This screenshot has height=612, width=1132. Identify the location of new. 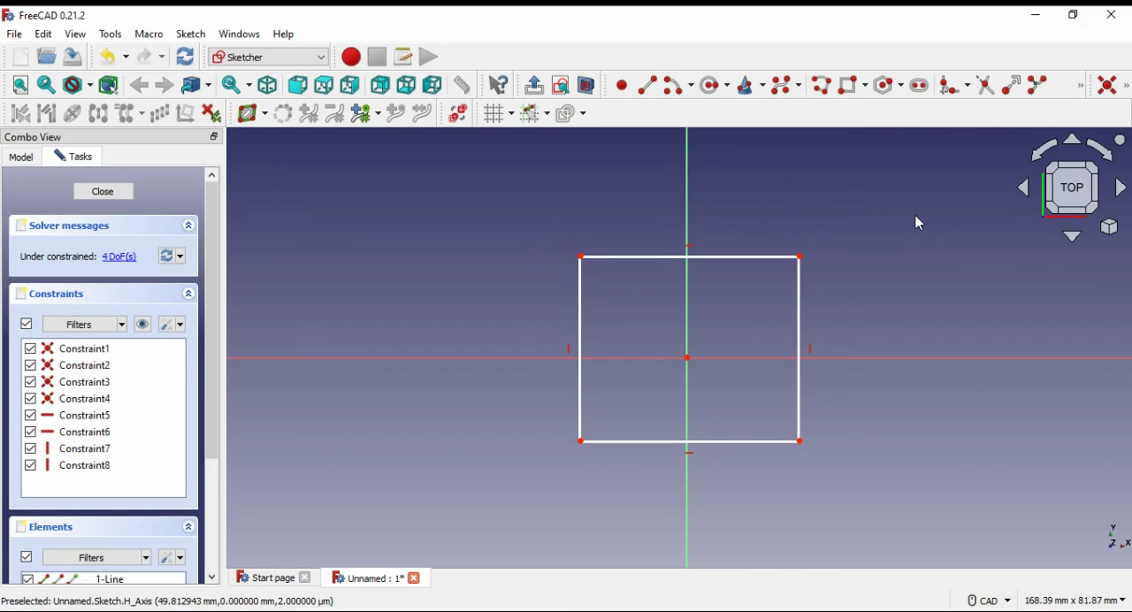
(20, 57).